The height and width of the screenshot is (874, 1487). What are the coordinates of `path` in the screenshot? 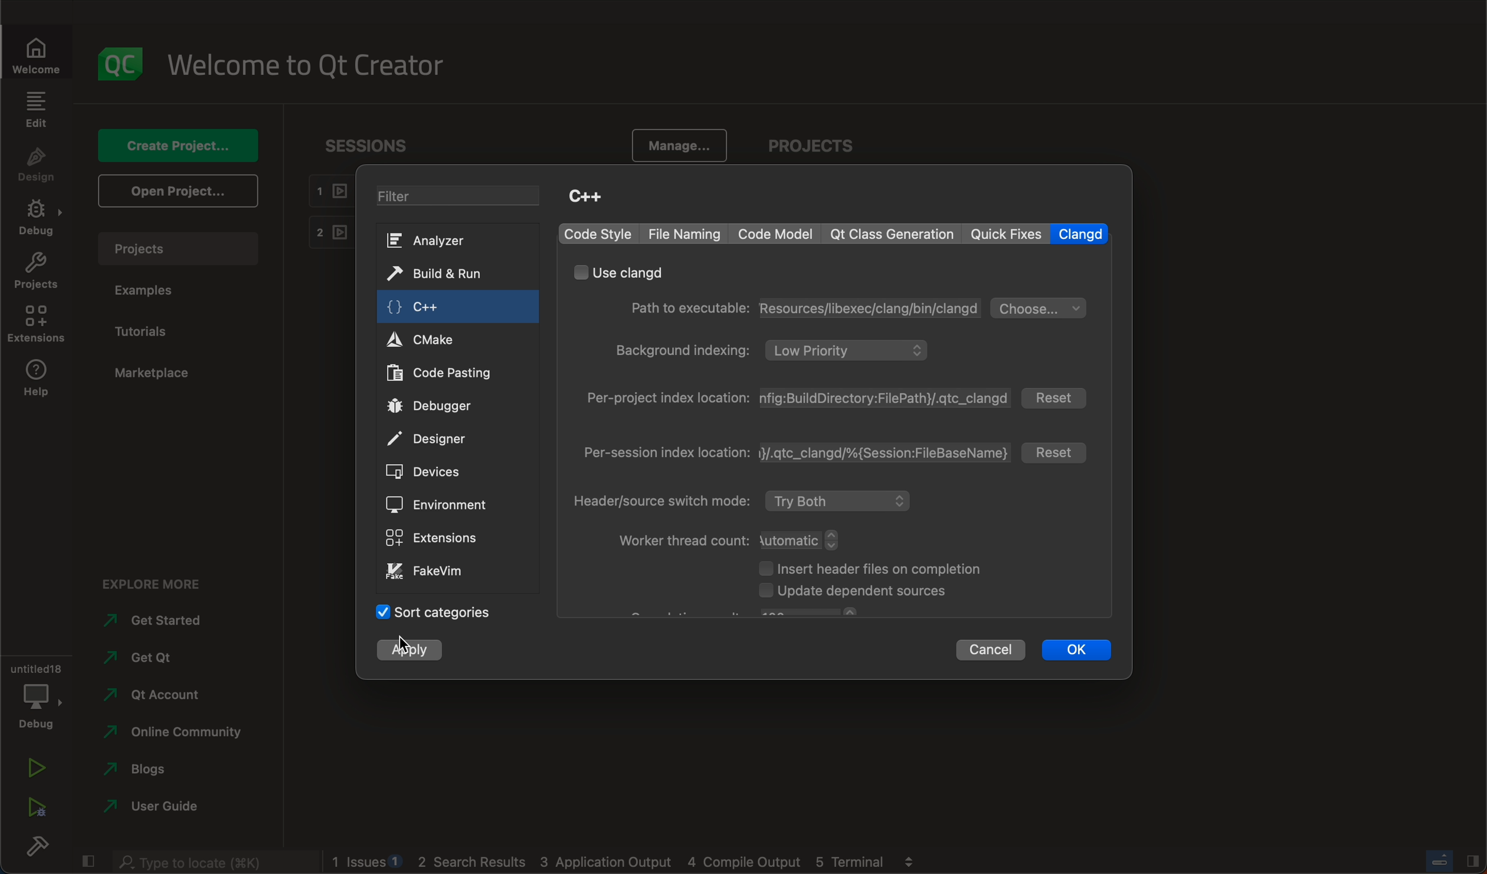 It's located at (800, 308).